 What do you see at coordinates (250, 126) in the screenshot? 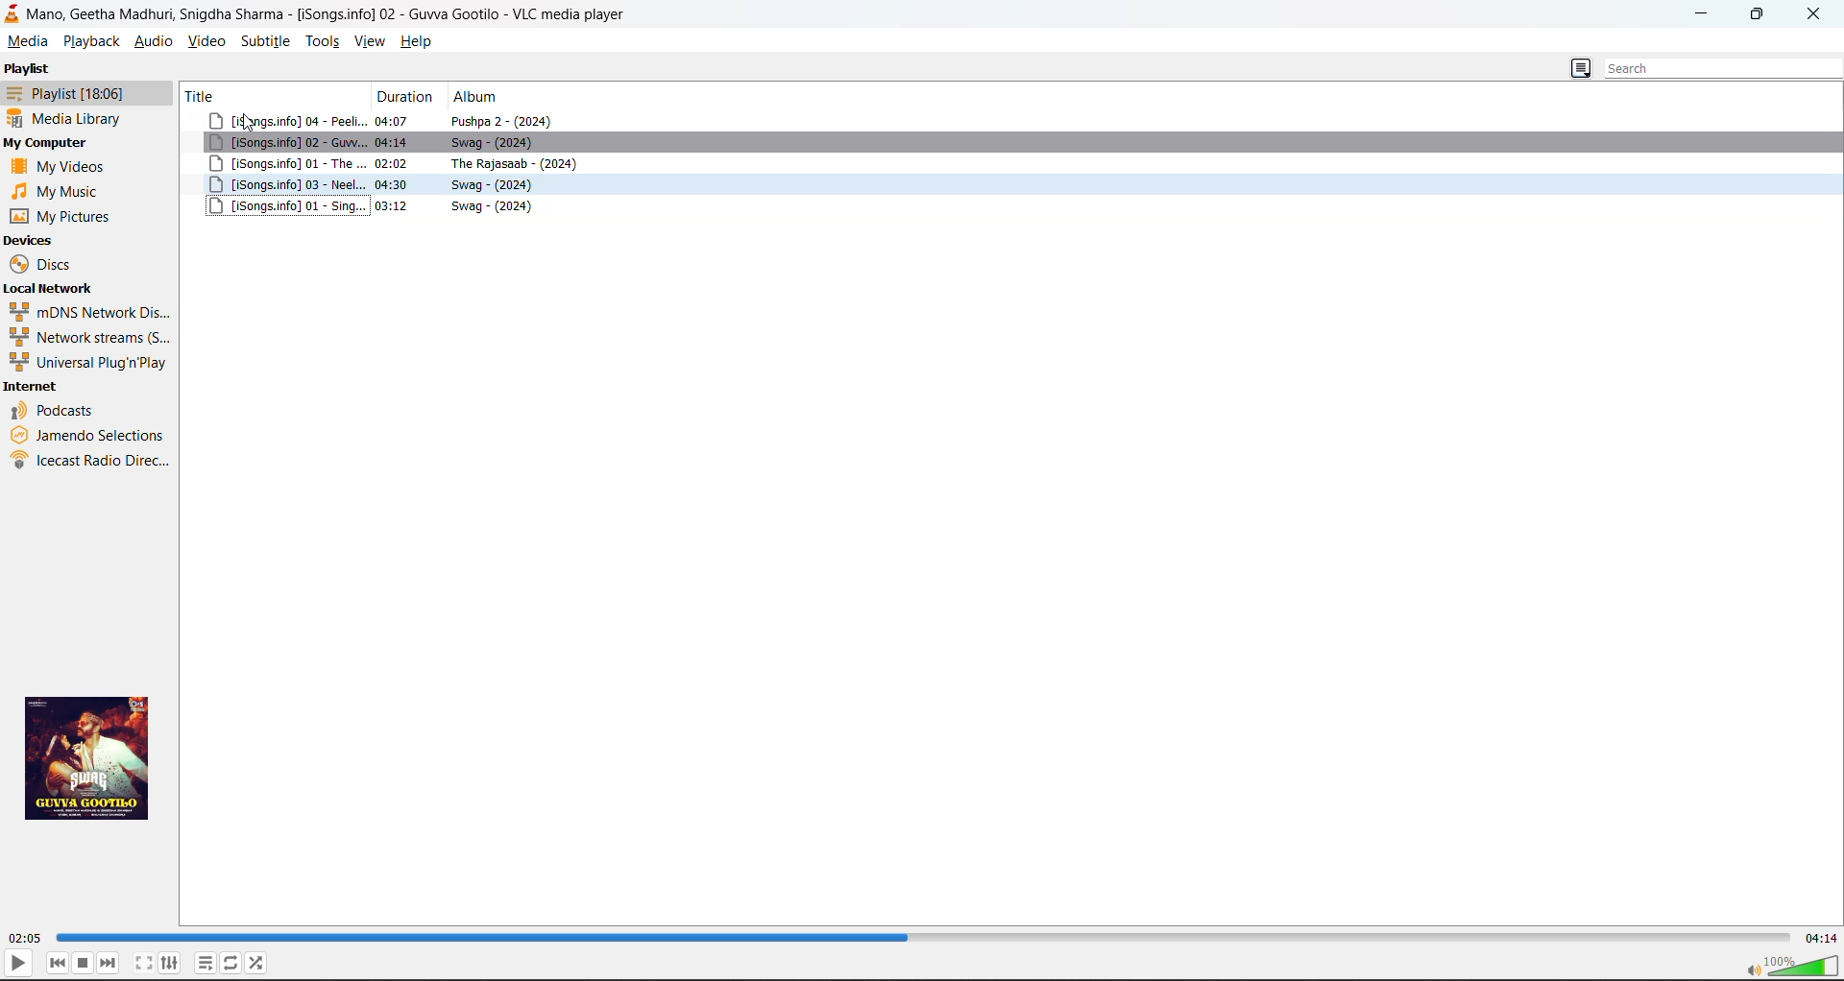
I see `cursor` at bounding box center [250, 126].